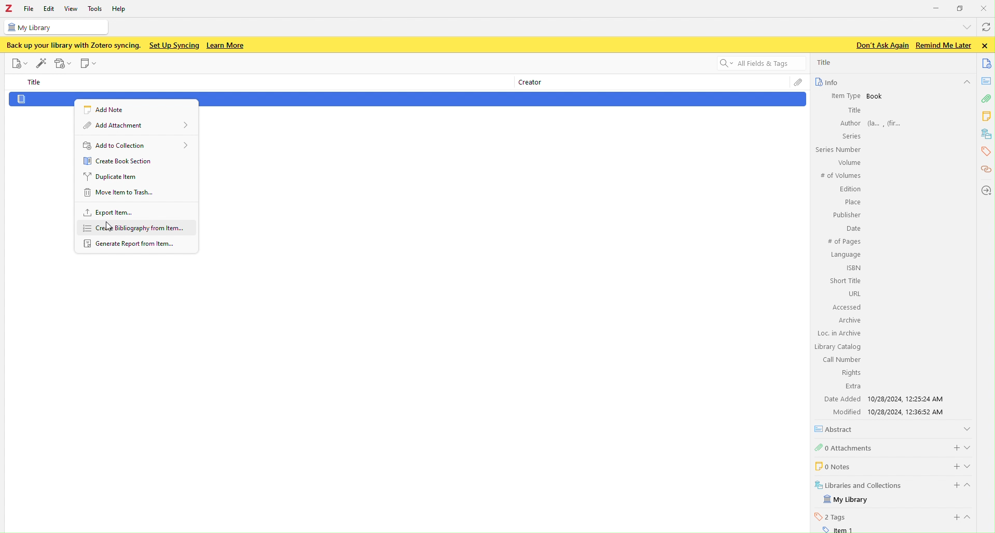 The image size is (995, 533). What do you see at coordinates (950, 465) in the screenshot?
I see `add` at bounding box center [950, 465].